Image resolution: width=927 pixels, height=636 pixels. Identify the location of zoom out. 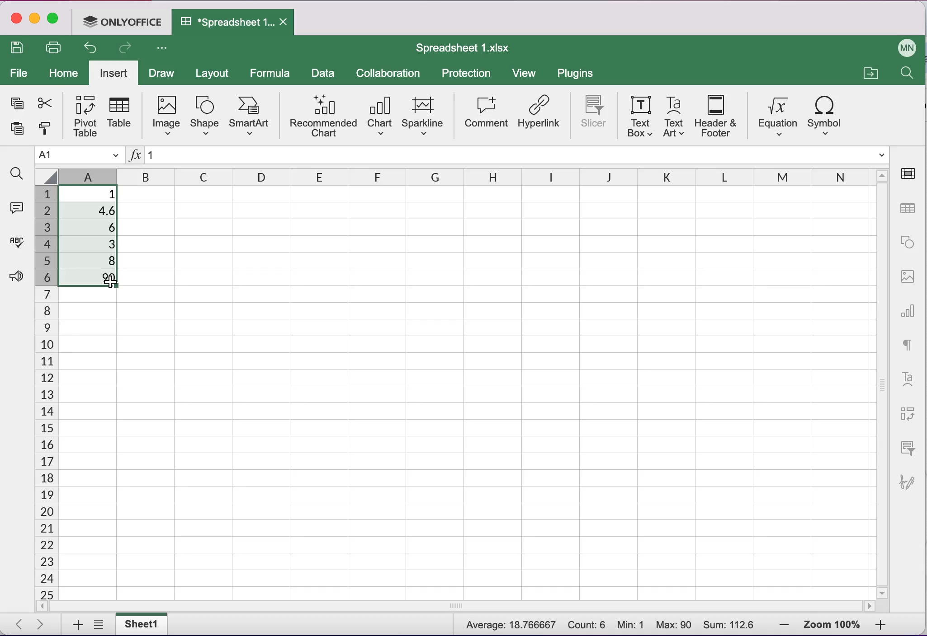
(779, 624).